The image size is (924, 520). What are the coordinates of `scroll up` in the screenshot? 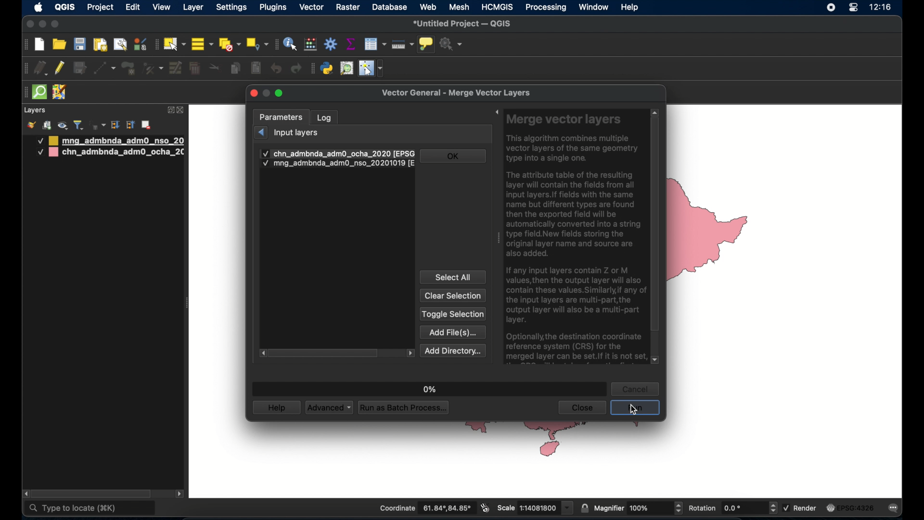 It's located at (654, 111).